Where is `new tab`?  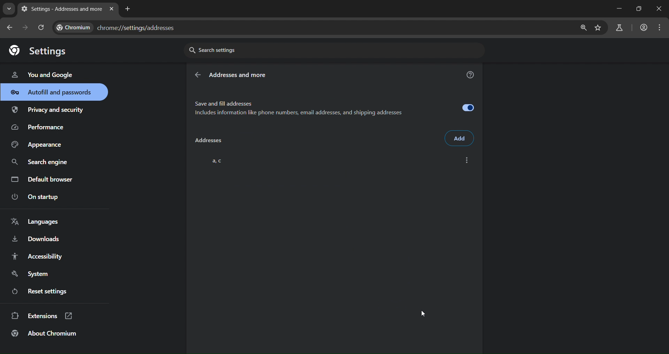
new tab is located at coordinates (128, 8).